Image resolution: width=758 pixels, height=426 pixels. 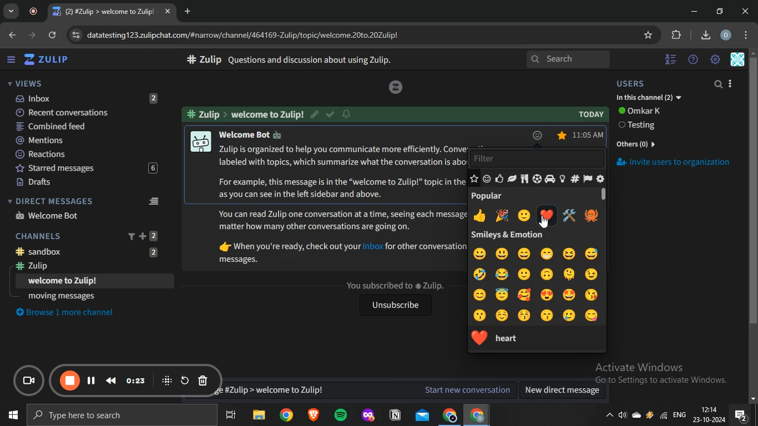 What do you see at coordinates (719, 85) in the screenshot?
I see `search` at bounding box center [719, 85].